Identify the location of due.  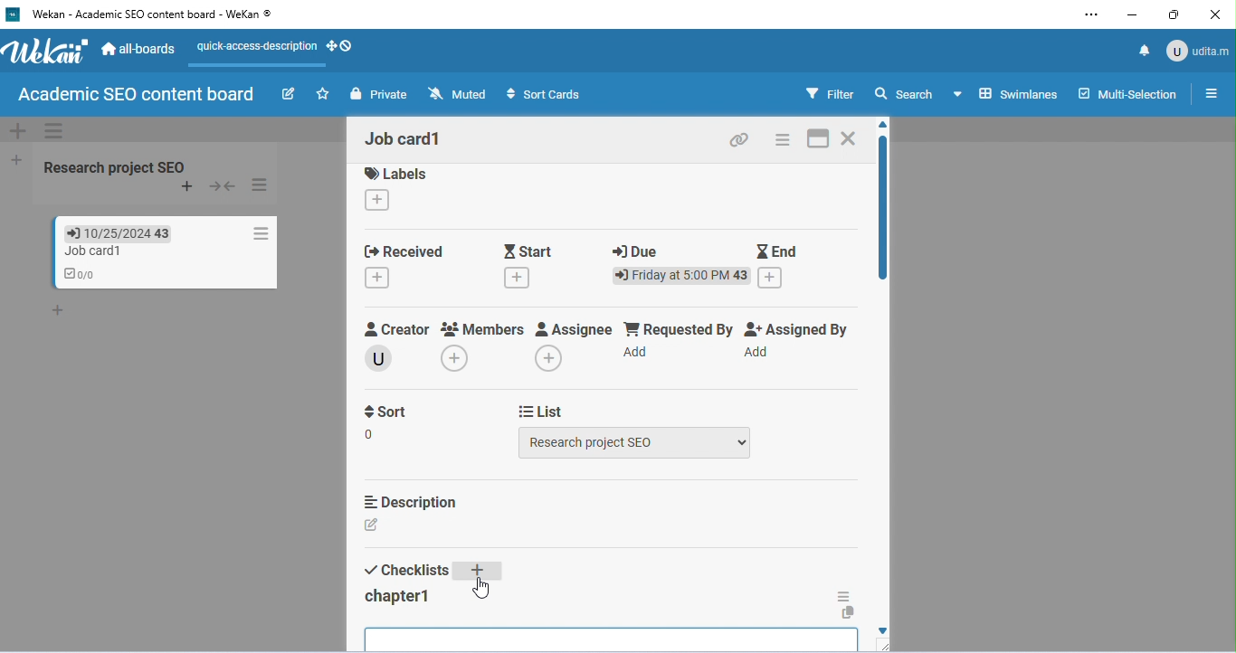
(637, 249).